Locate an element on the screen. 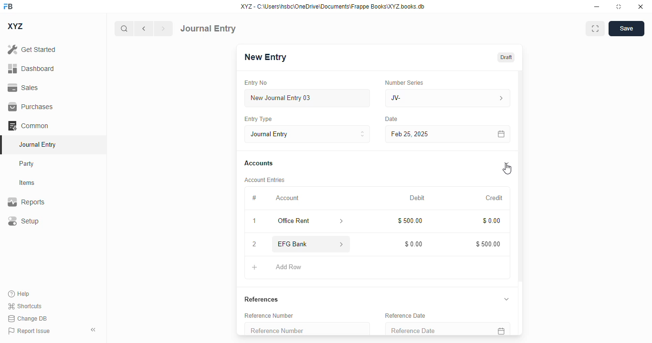 The width and height of the screenshot is (652, 343). account information is located at coordinates (342, 222).